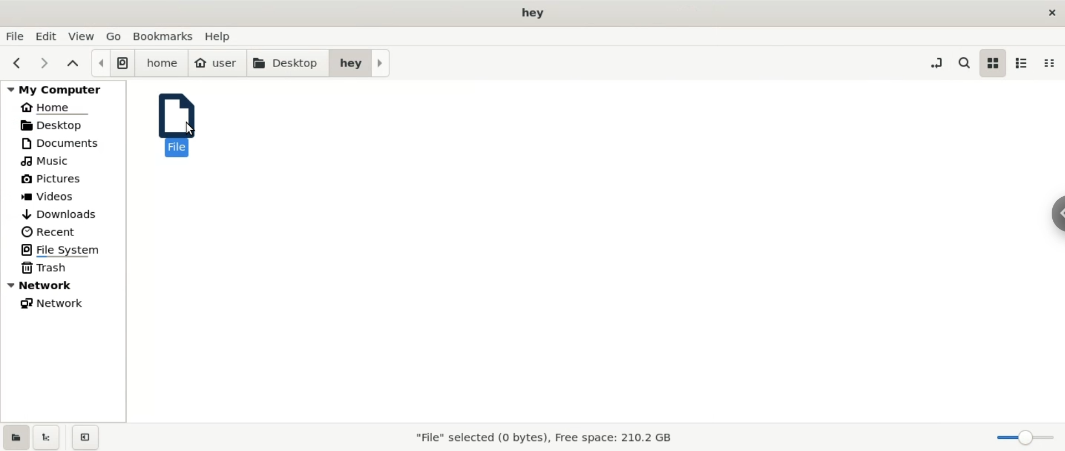 This screenshot has width=1065, height=451. What do you see at coordinates (85, 438) in the screenshot?
I see `close sidebar` at bounding box center [85, 438].